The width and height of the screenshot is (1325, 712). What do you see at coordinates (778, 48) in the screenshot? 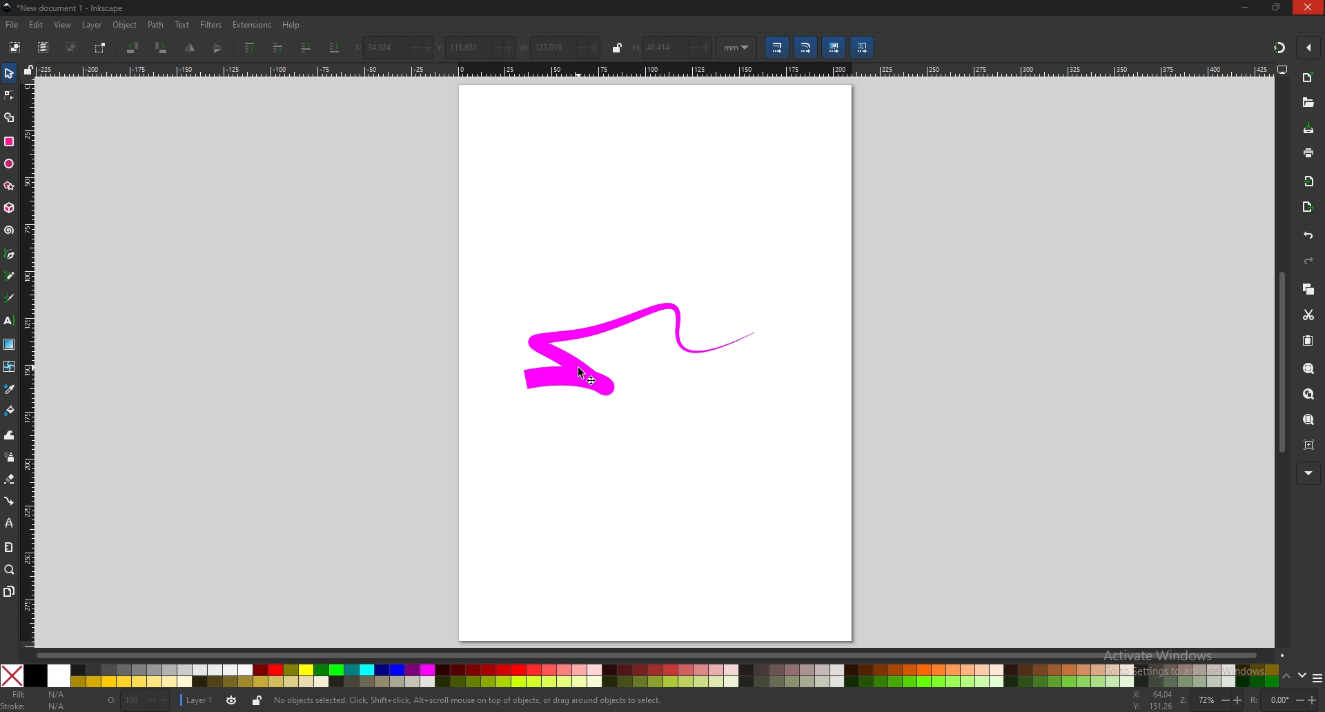
I see `scale stroke width` at bounding box center [778, 48].